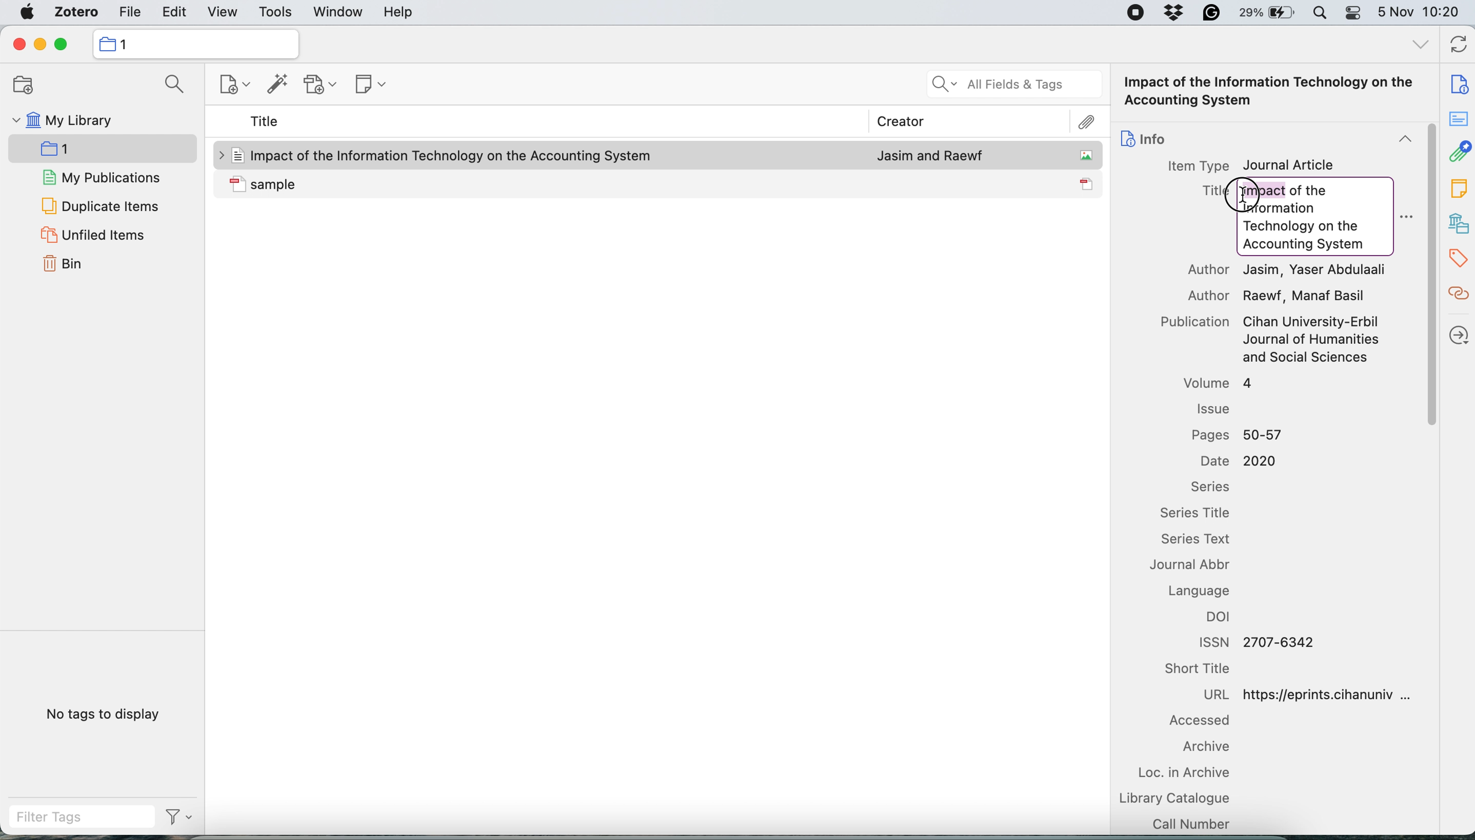 This screenshot has width=1475, height=840. Describe the element at coordinates (1212, 13) in the screenshot. I see `grammarly` at that location.